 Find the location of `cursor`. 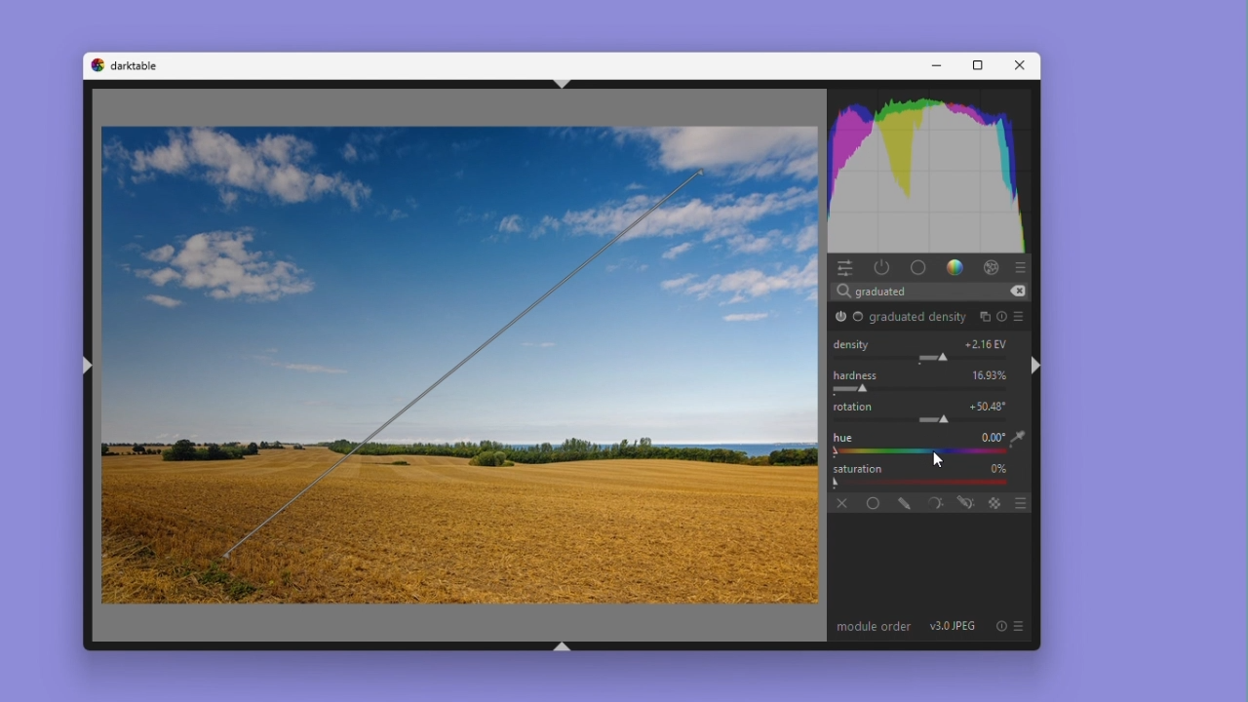

cursor is located at coordinates (944, 459).